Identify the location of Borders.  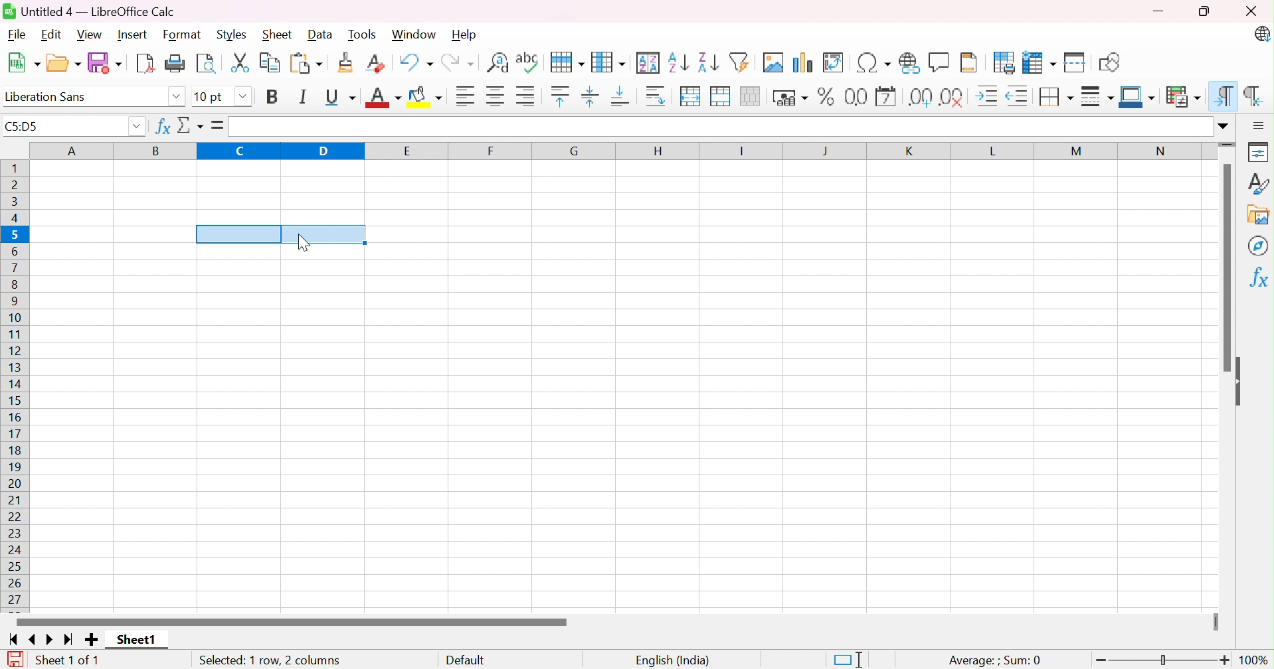
(1057, 96).